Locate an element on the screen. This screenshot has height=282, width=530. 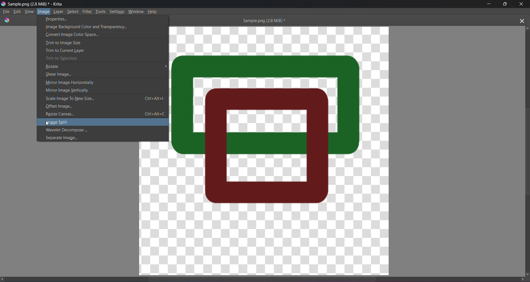
Rotate is located at coordinates (106, 66).